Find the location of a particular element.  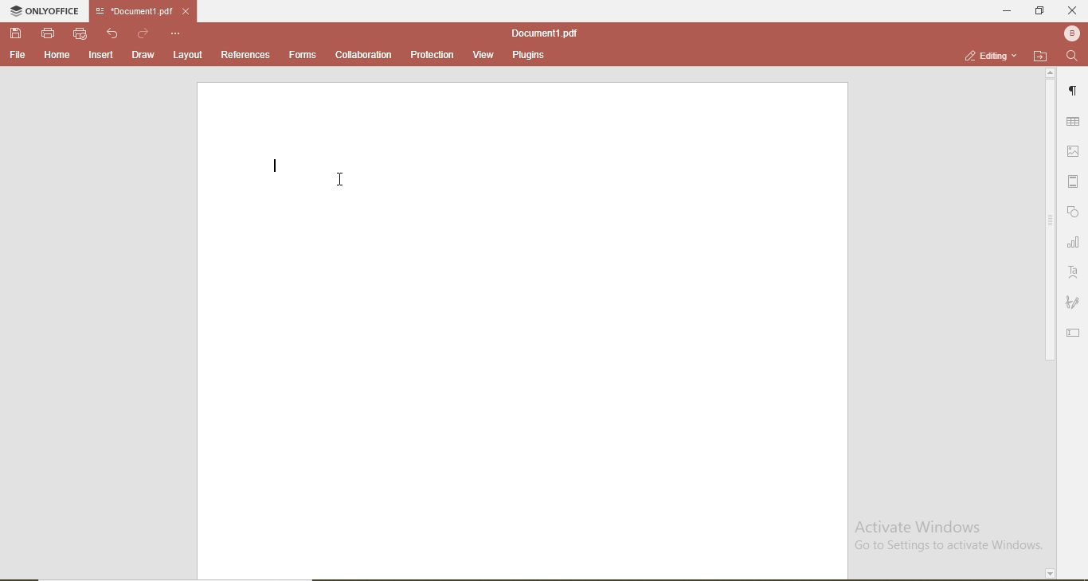

onlyoffice is located at coordinates (45, 10).